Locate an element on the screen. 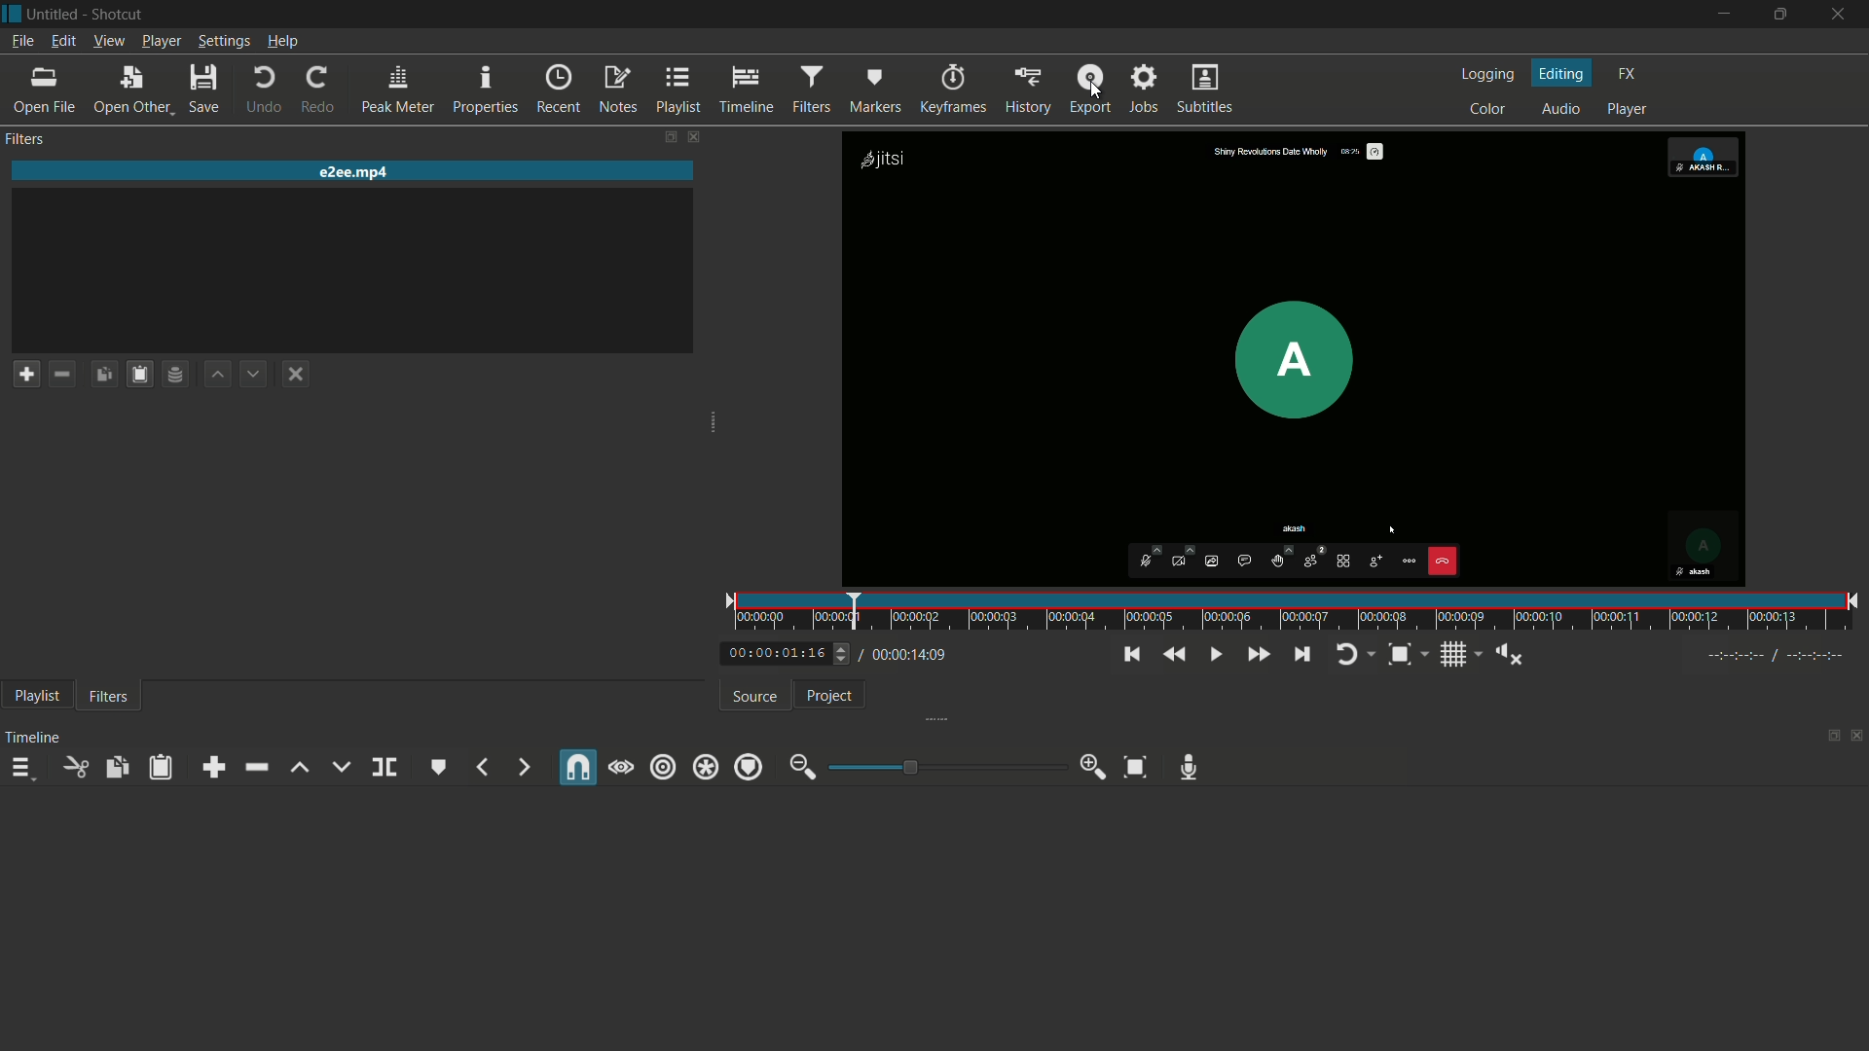 The height and width of the screenshot is (1051, 1869). zoom timeline to fit is located at coordinates (1136, 767).